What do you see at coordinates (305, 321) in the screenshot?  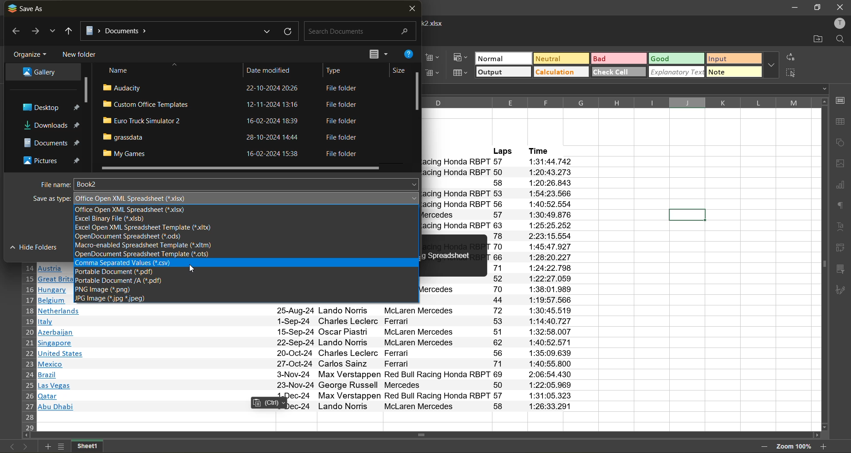 I see `text info` at bounding box center [305, 321].